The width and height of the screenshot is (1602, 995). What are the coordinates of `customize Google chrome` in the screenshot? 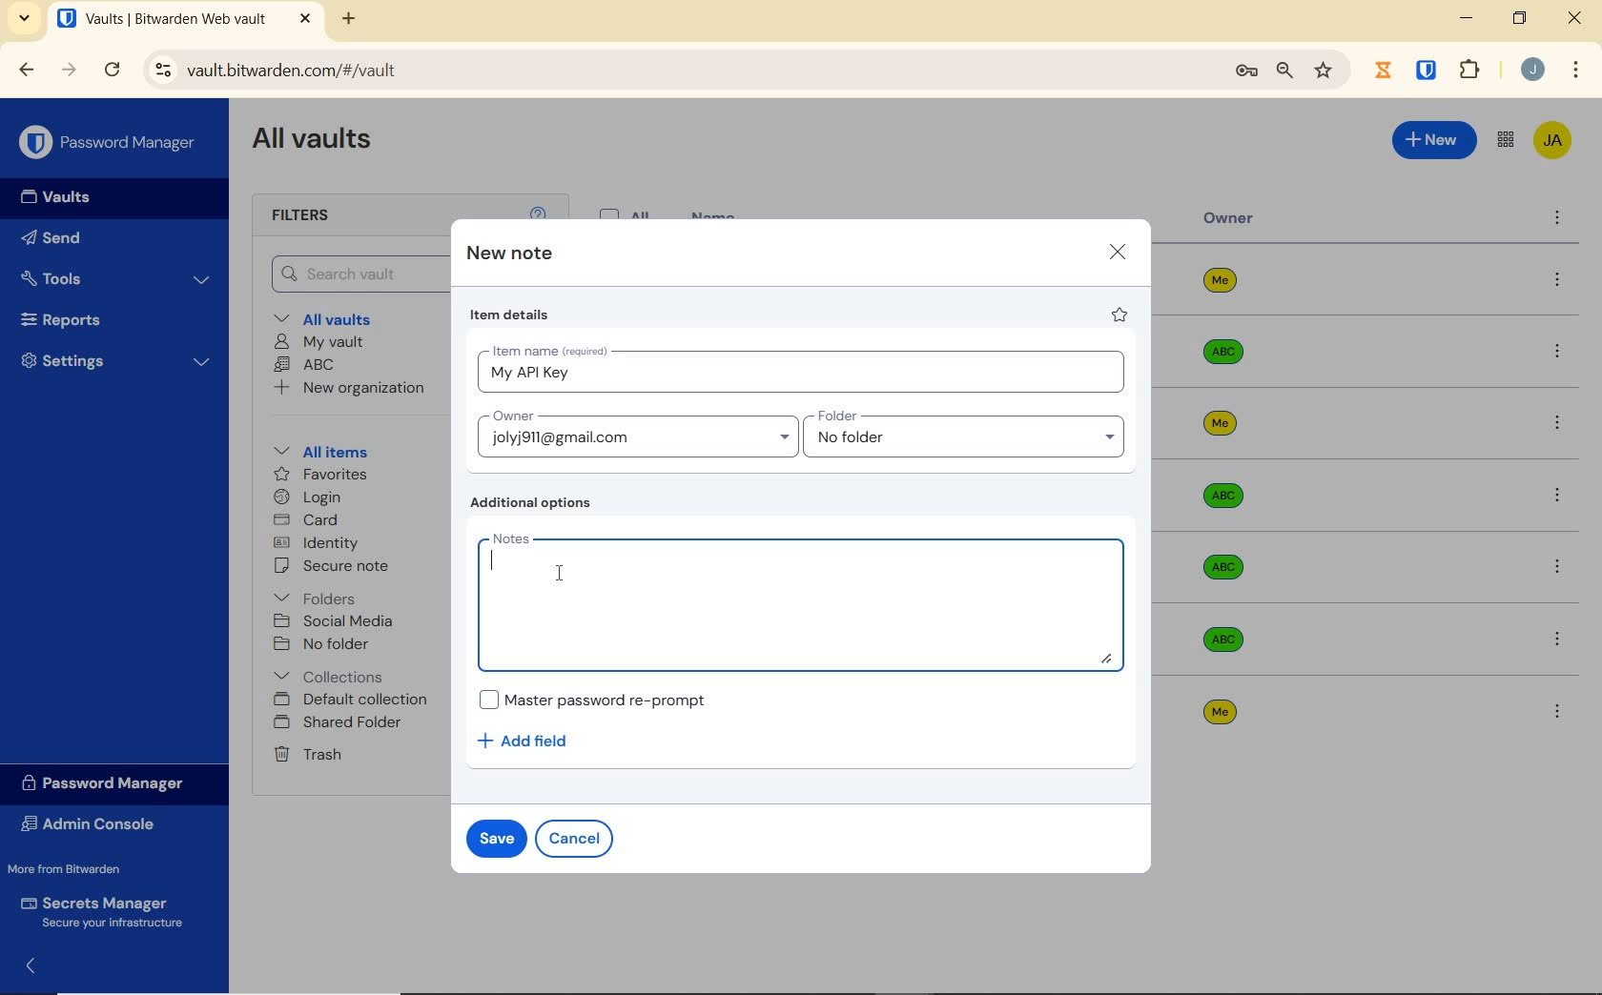 It's located at (1575, 71).